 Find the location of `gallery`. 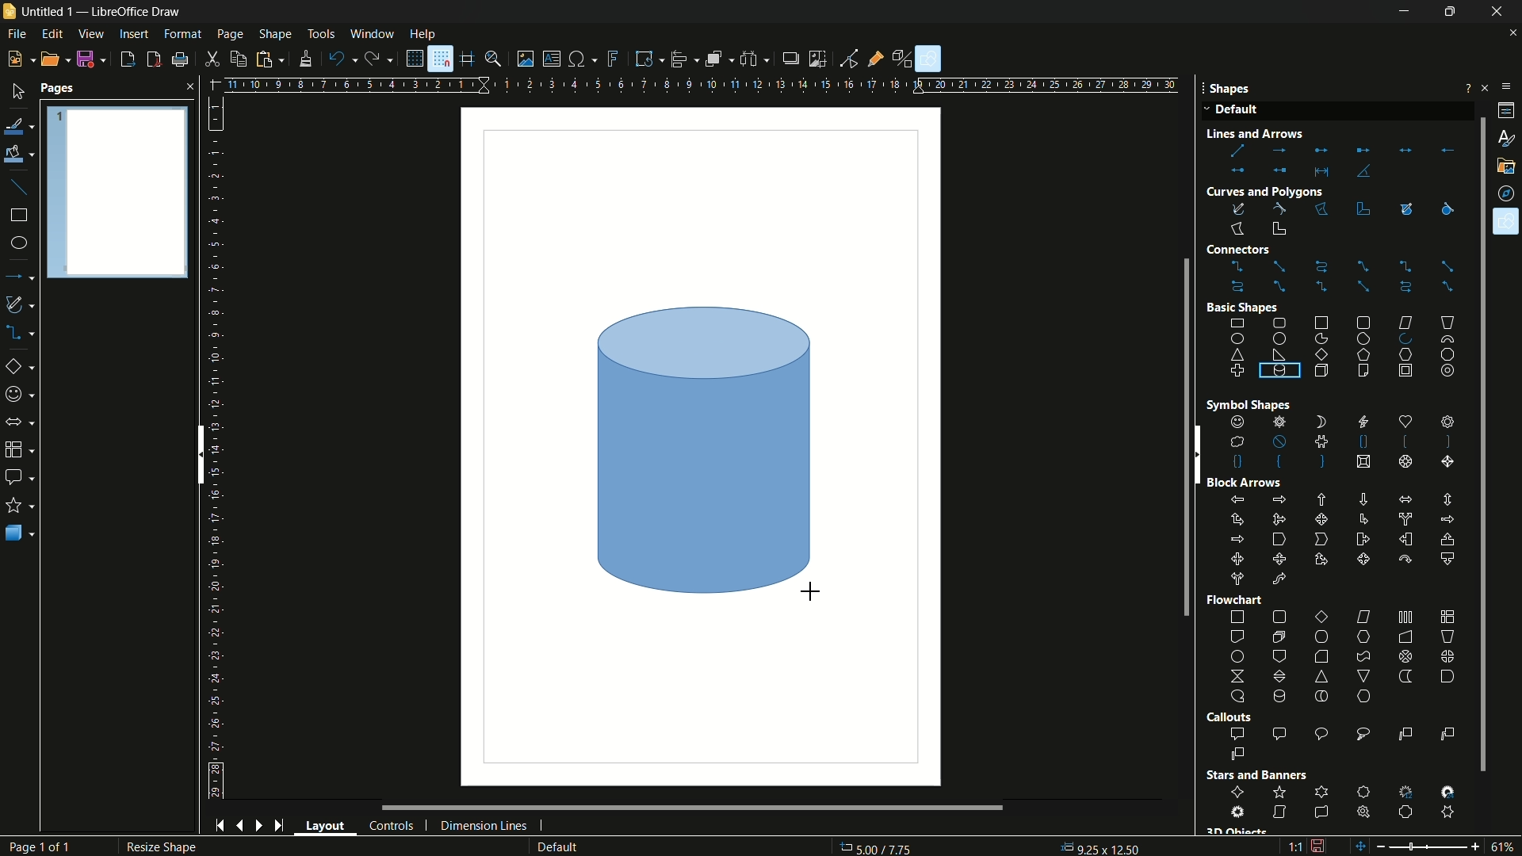

gallery is located at coordinates (1508, 166).